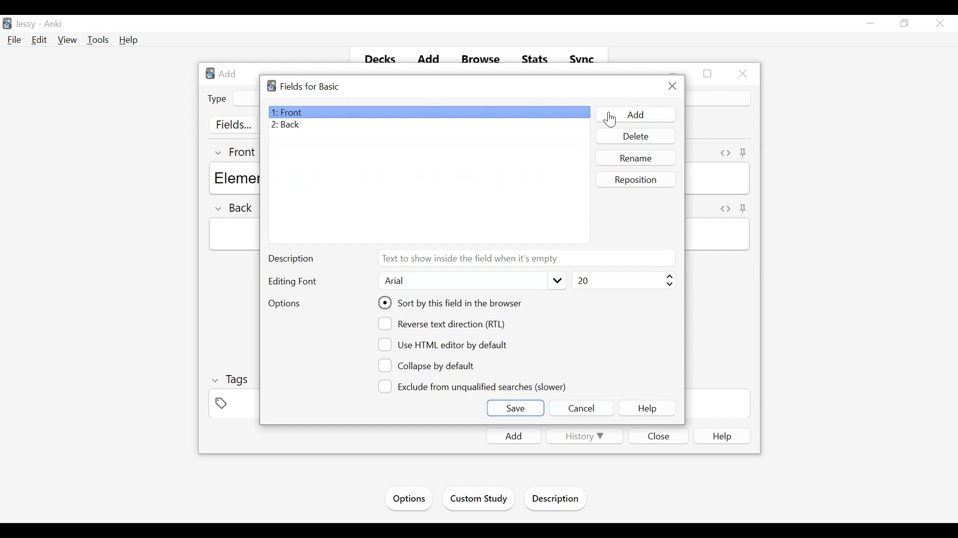 This screenshot has width=958, height=538. I want to click on Cursor, so click(610, 120).